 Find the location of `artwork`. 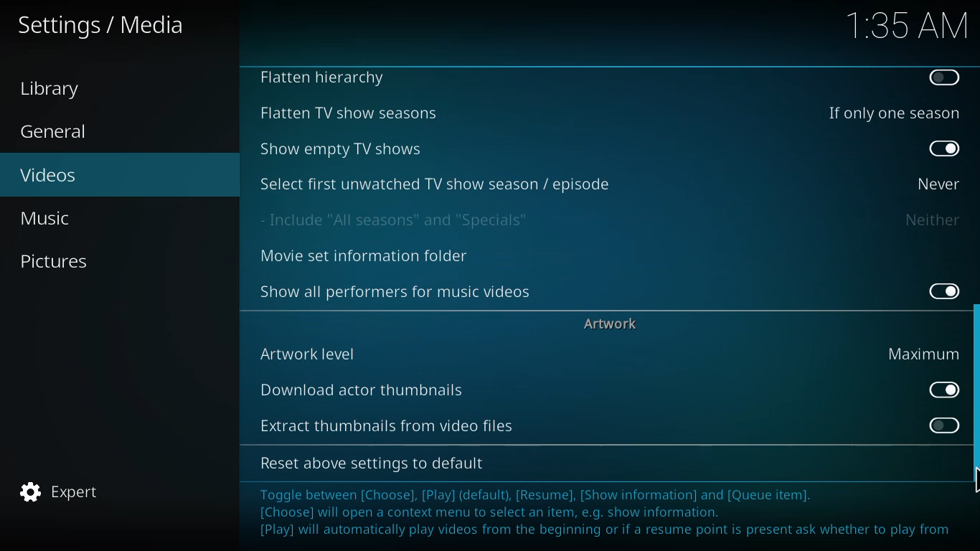

artwork is located at coordinates (613, 323).